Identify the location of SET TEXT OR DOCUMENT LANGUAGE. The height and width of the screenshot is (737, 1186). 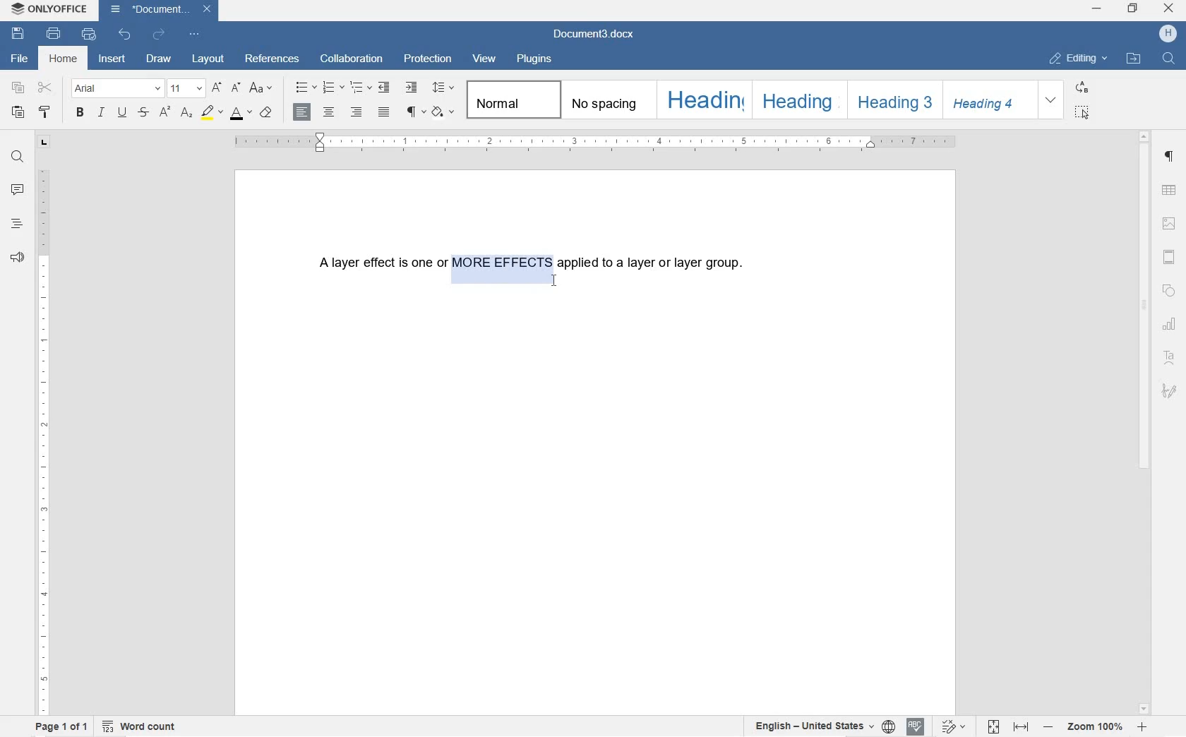
(820, 726).